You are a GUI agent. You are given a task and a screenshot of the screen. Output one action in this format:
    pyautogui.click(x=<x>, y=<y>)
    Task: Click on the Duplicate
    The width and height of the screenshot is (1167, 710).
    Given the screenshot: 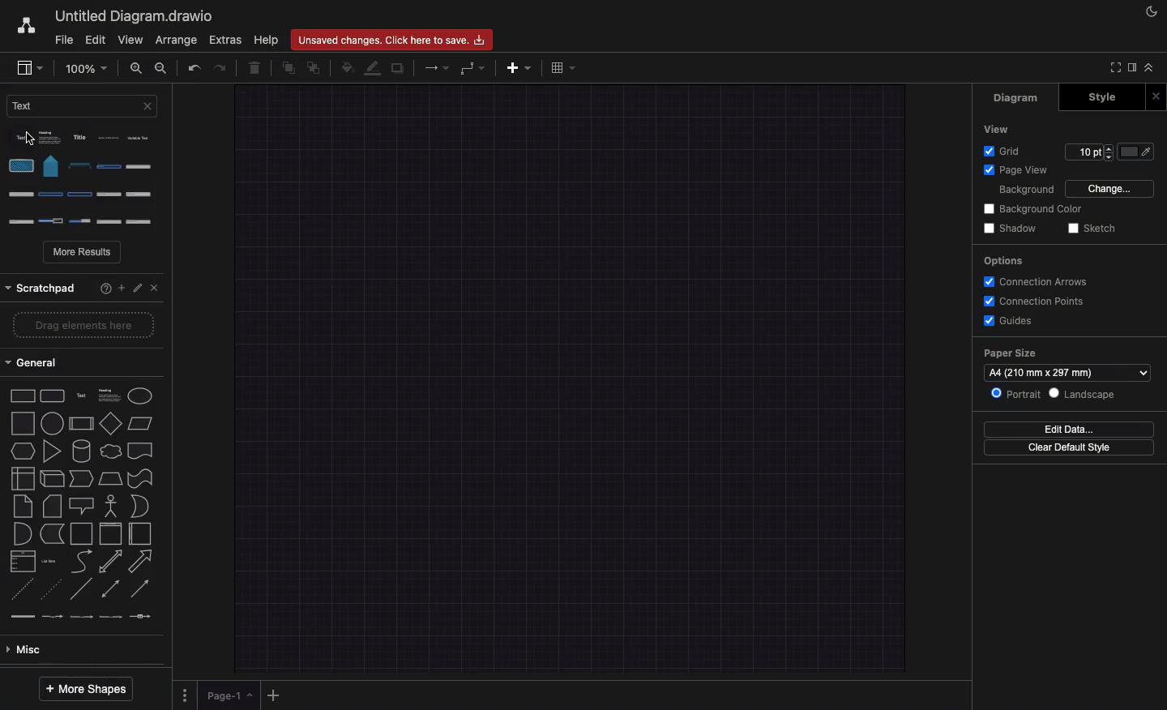 What is the action you would take?
    pyautogui.click(x=399, y=69)
    